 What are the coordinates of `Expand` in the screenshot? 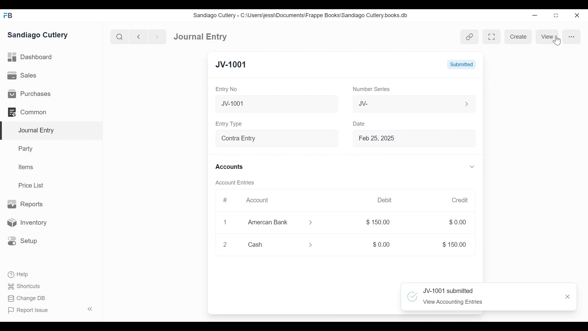 It's located at (312, 246).